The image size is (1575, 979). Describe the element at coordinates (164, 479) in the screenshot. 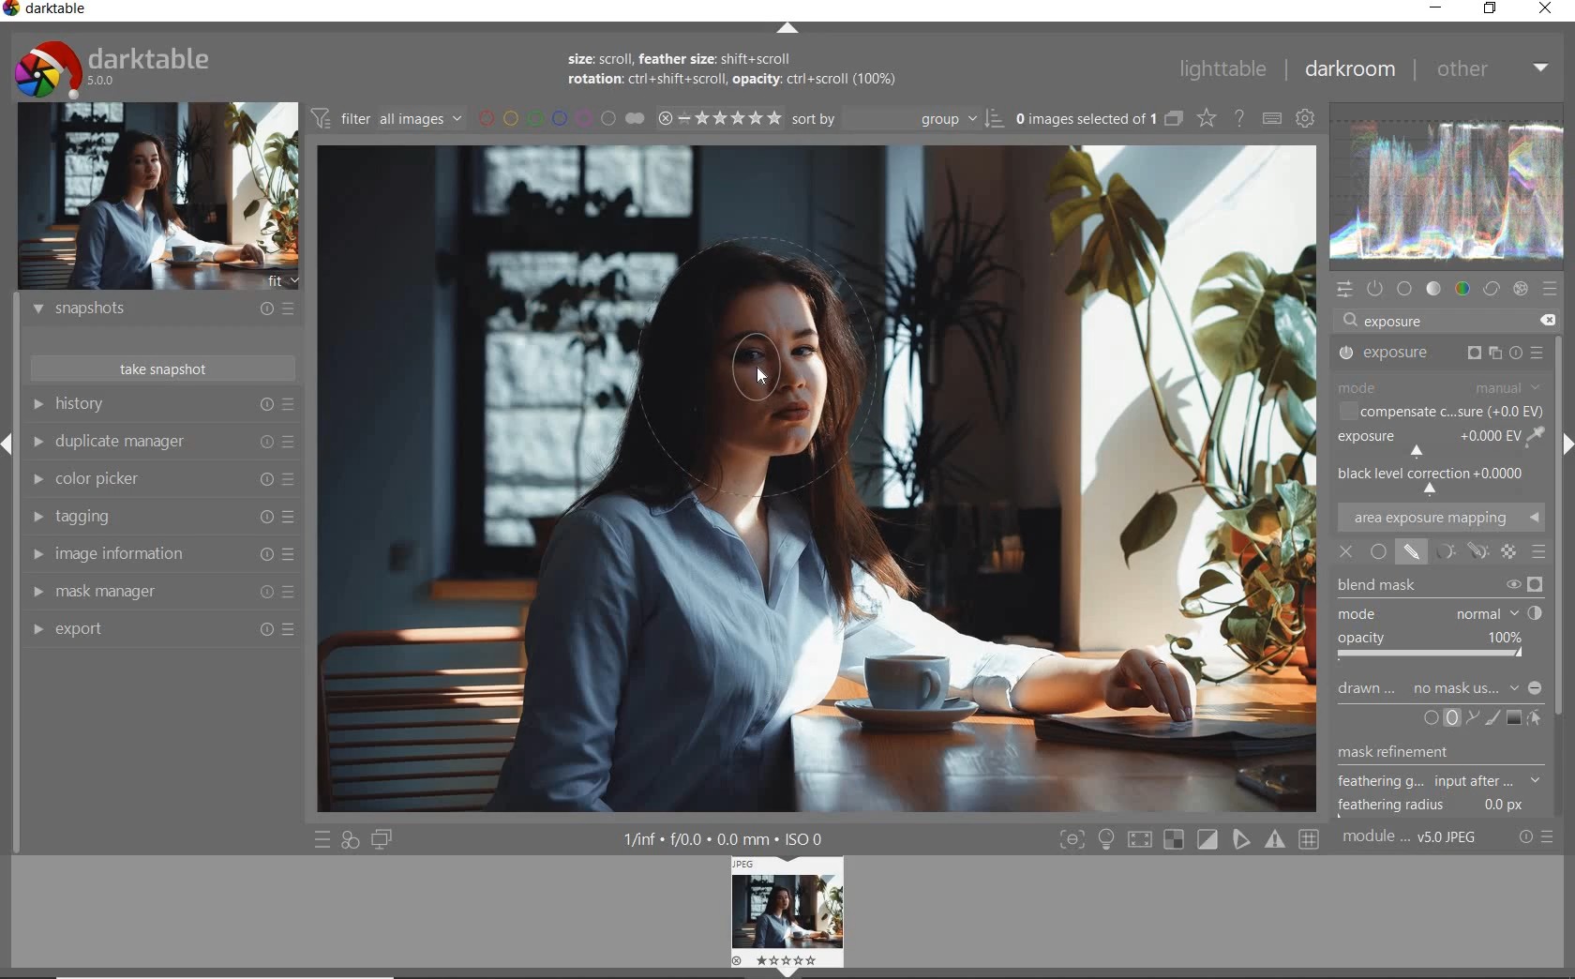

I see `color picker` at that location.